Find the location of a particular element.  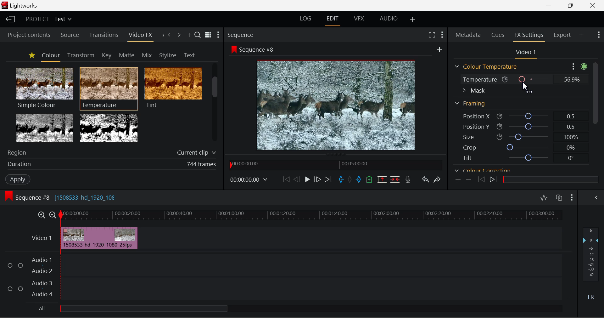

100% is located at coordinates (571, 138).